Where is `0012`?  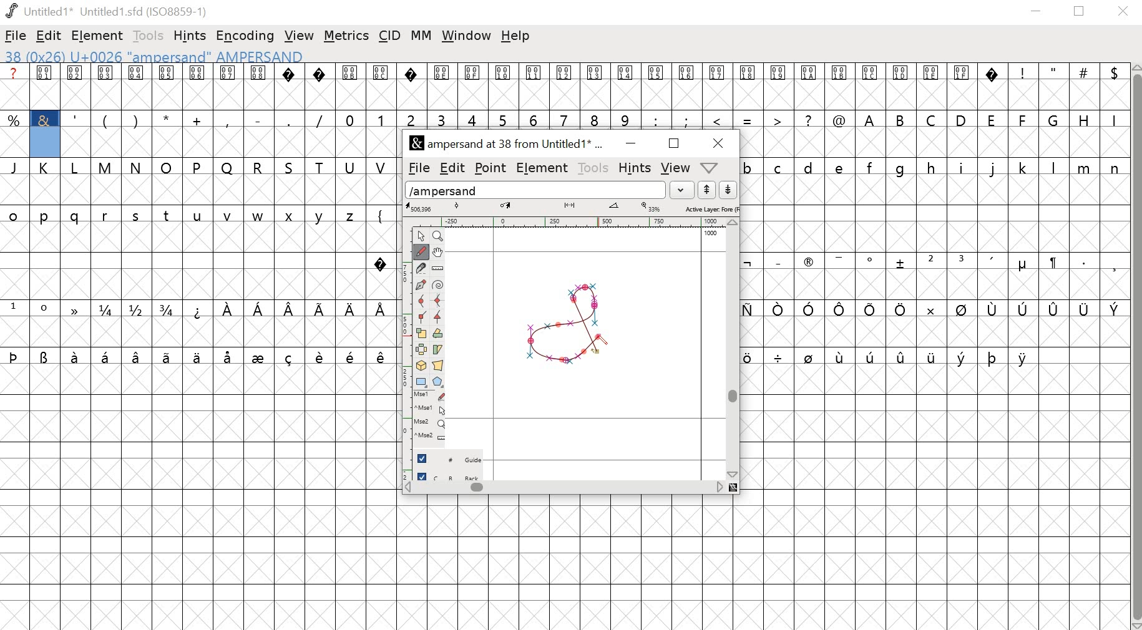 0012 is located at coordinates (567, 86).